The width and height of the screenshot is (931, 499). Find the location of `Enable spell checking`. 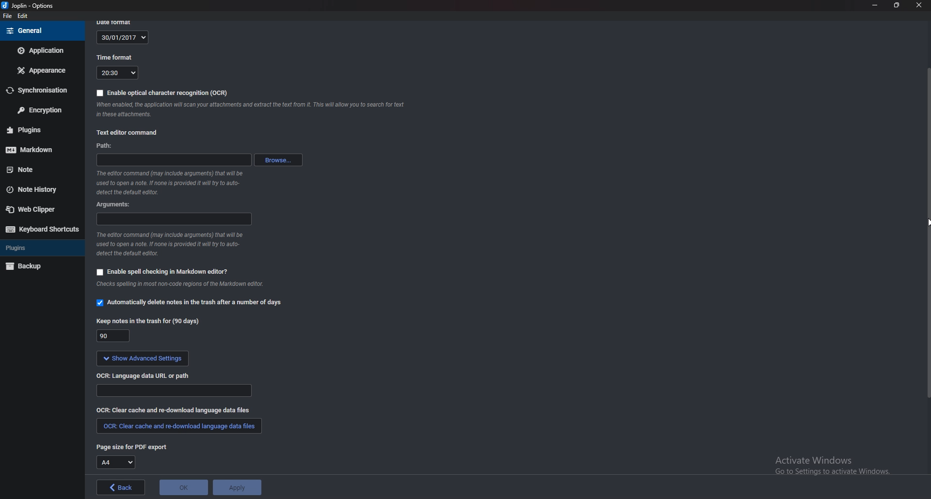

Enable spell checking is located at coordinates (162, 272).